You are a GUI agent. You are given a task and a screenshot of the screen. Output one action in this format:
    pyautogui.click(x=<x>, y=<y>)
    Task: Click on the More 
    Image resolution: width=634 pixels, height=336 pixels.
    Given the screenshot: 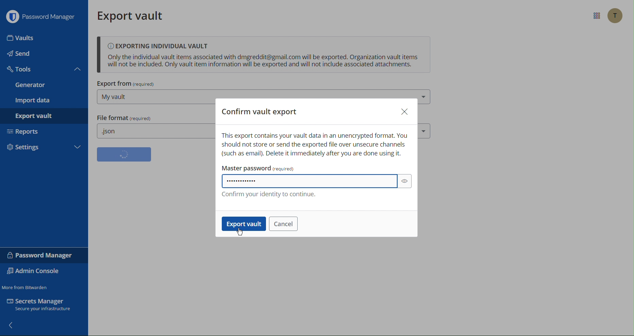 What is the action you would take?
    pyautogui.click(x=77, y=147)
    